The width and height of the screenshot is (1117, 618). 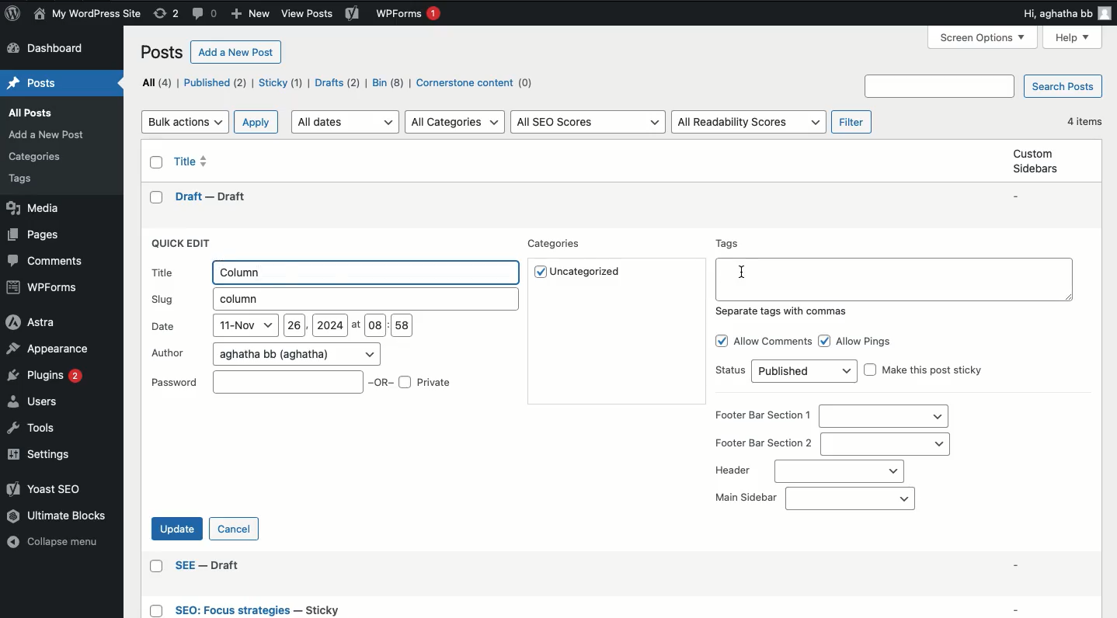 I want to click on Uncategorized, so click(x=580, y=272).